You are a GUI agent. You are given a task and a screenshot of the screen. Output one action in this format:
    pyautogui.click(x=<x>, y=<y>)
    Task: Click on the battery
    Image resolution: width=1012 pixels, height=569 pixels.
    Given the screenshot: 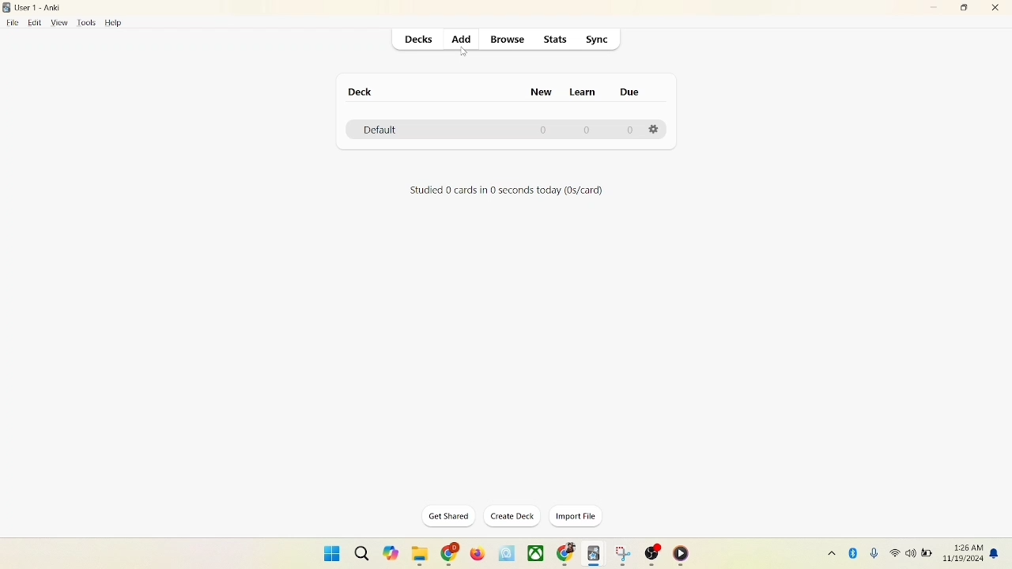 What is the action you would take?
    pyautogui.click(x=927, y=555)
    